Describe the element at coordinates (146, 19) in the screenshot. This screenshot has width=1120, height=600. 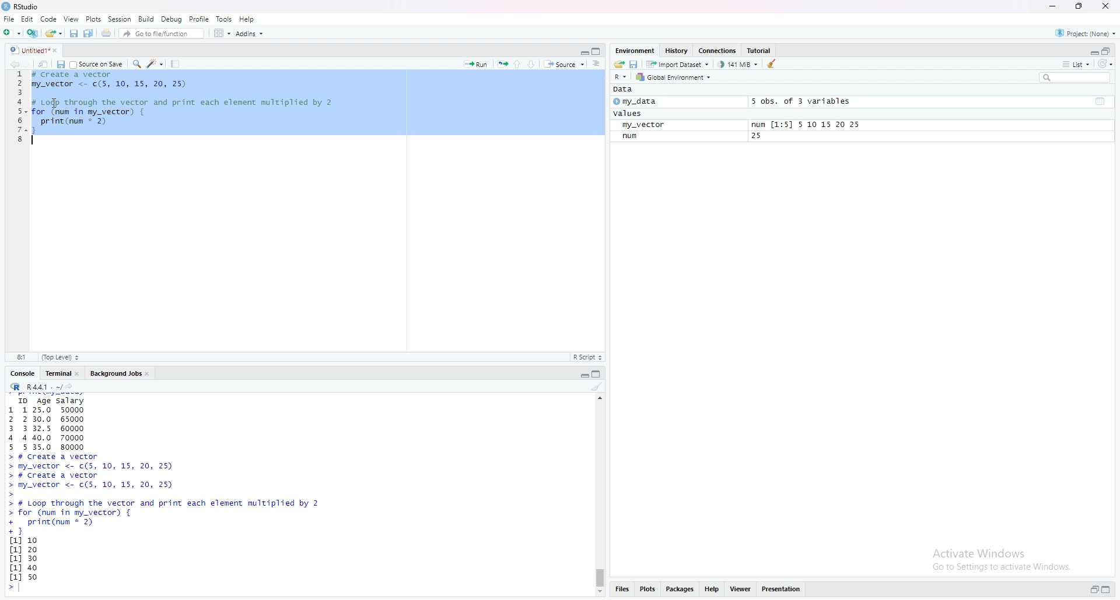
I see `build` at that location.